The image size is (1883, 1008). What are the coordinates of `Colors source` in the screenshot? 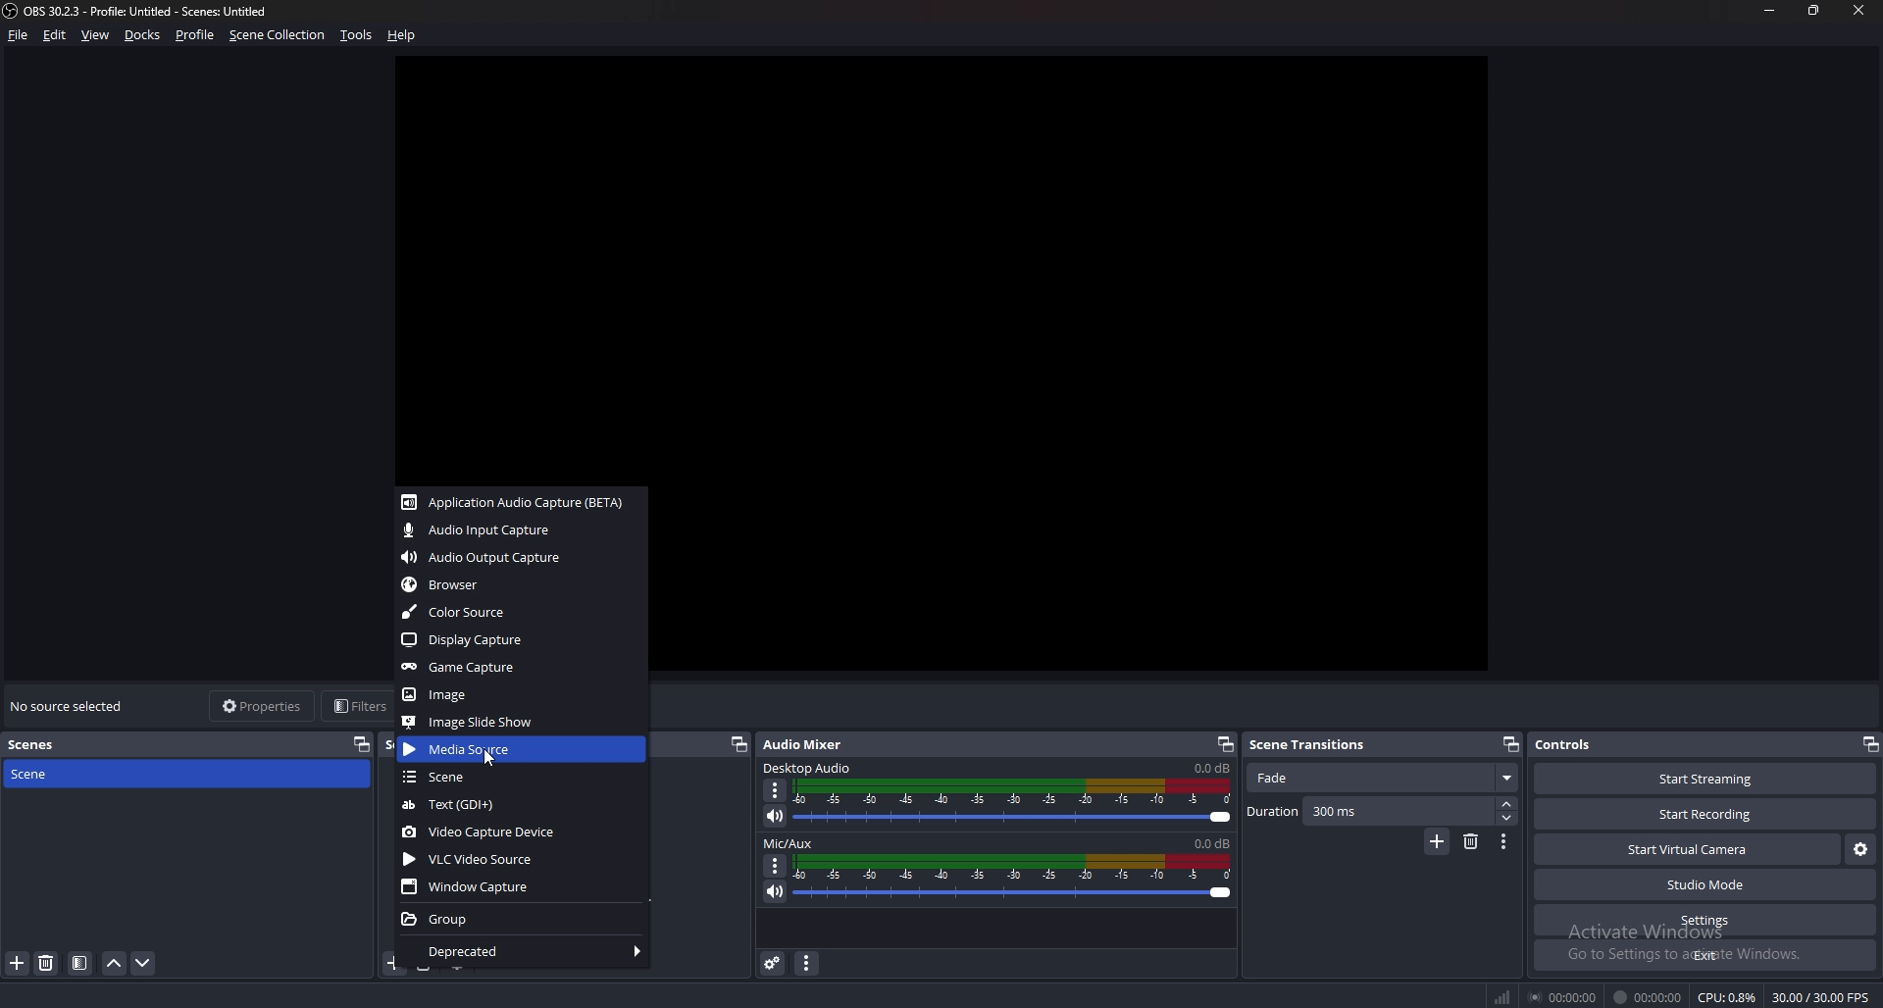 It's located at (518, 613).